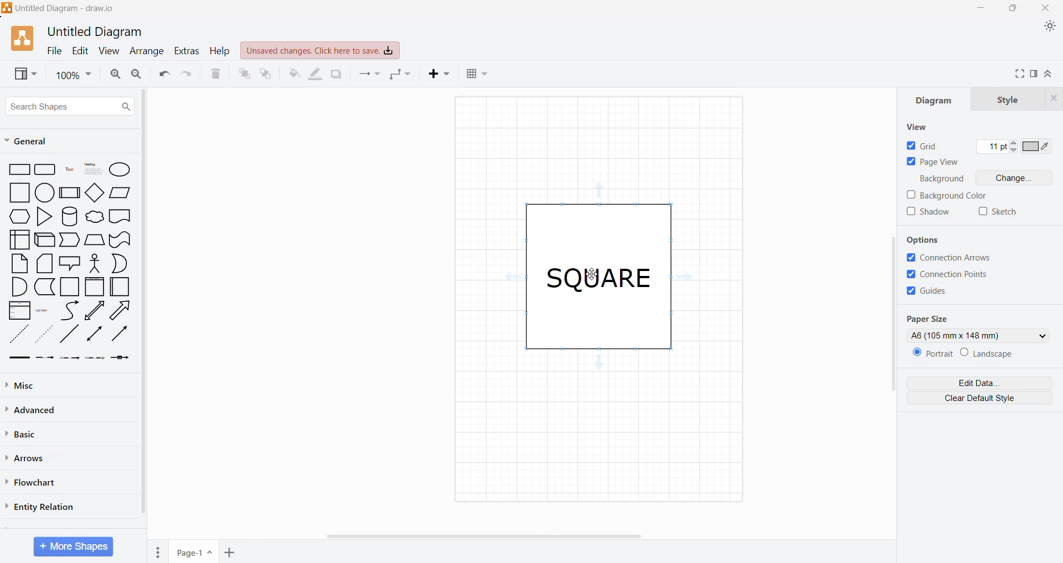  Describe the element at coordinates (929, 214) in the screenshot. I see `Shadow - click to enable/disable` at that location.